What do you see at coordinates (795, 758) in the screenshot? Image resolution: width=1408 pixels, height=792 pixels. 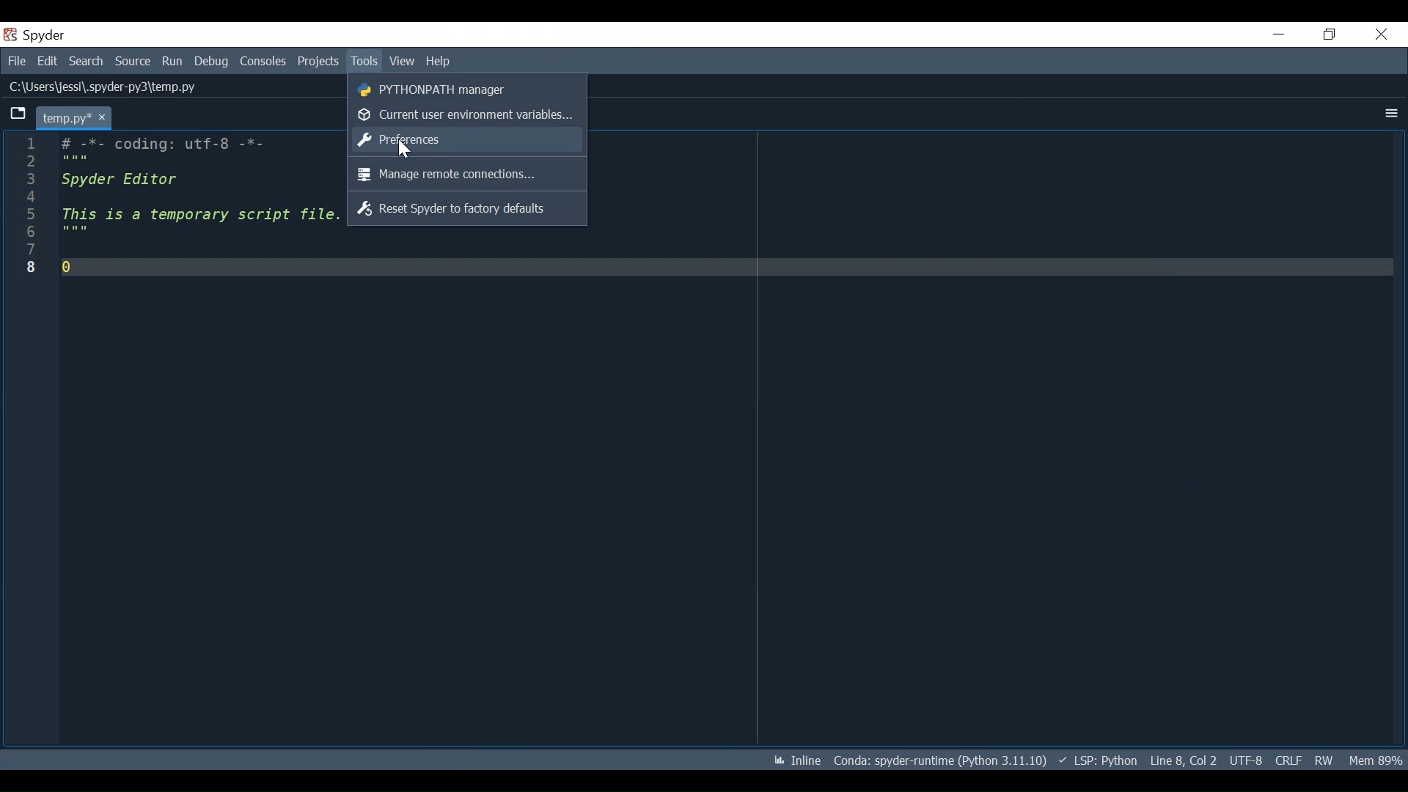 I see `Toggle inline and interactive Matplotlib plotting` at bounding box center [795, 758].